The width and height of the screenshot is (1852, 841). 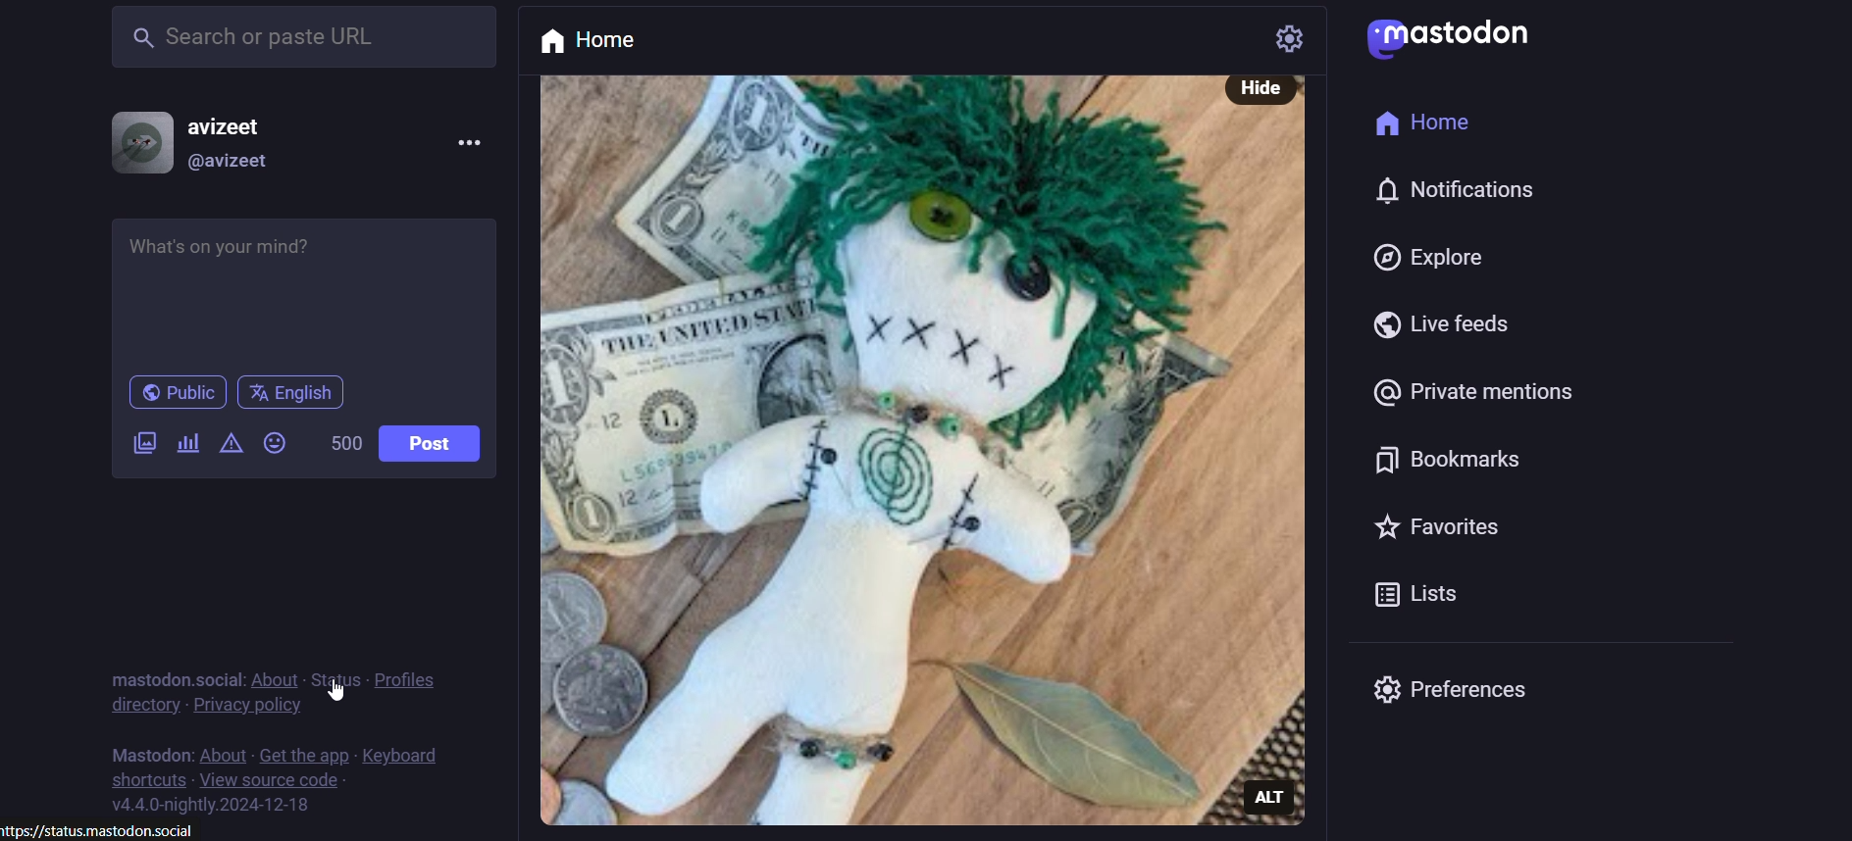 I want to click on status, so click(x=332, y=672).